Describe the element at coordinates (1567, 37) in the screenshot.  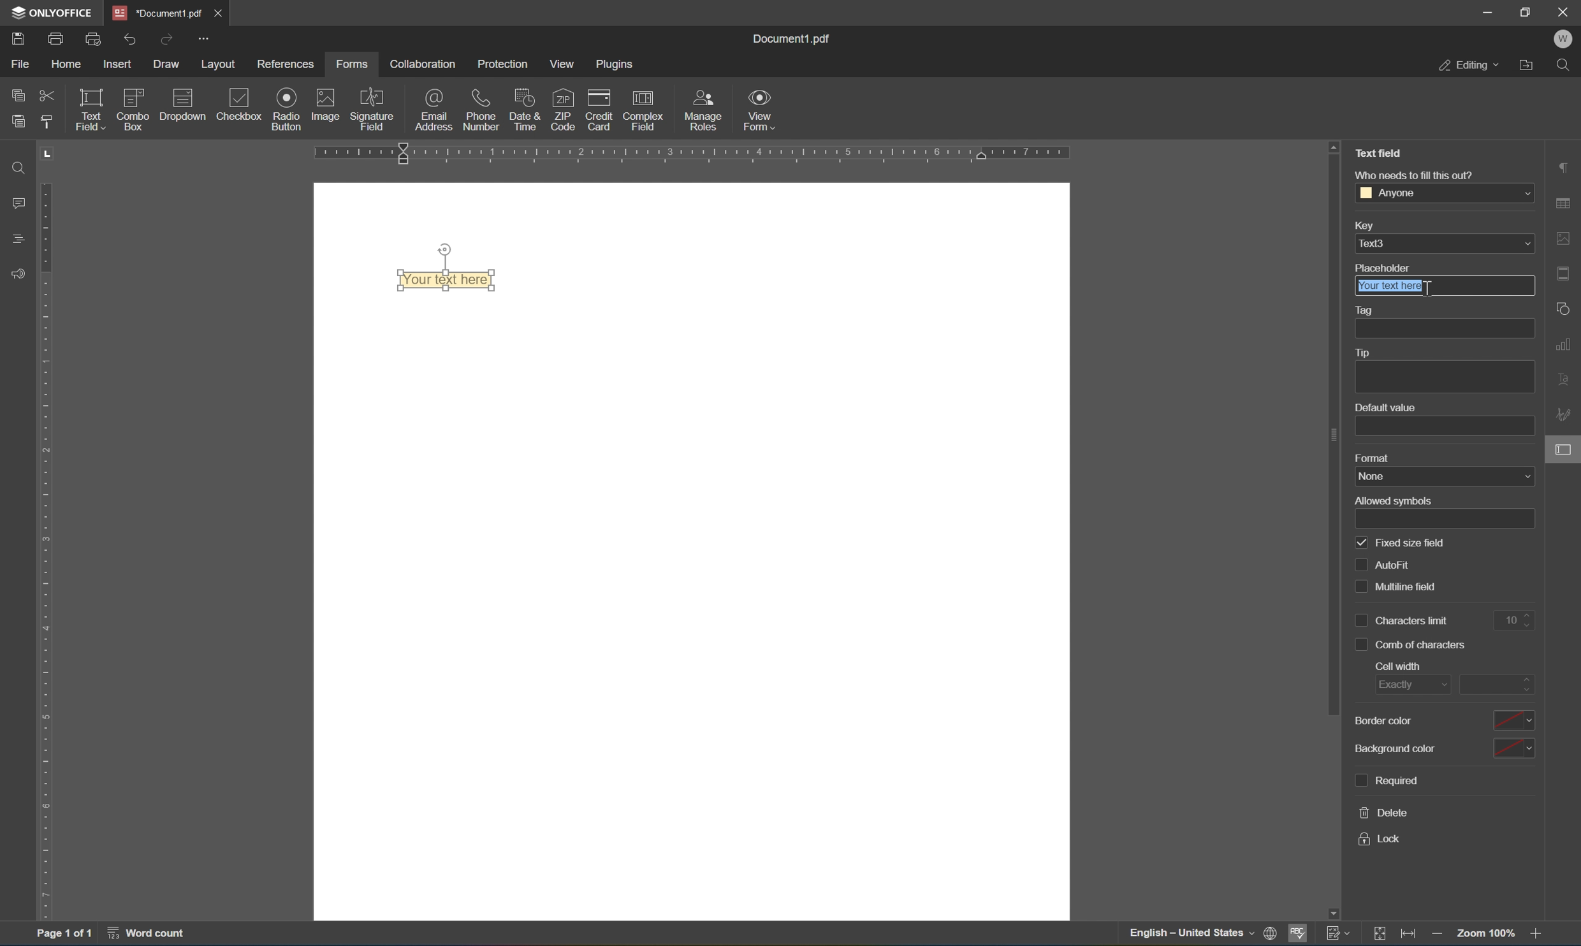
I see `W` at that location.